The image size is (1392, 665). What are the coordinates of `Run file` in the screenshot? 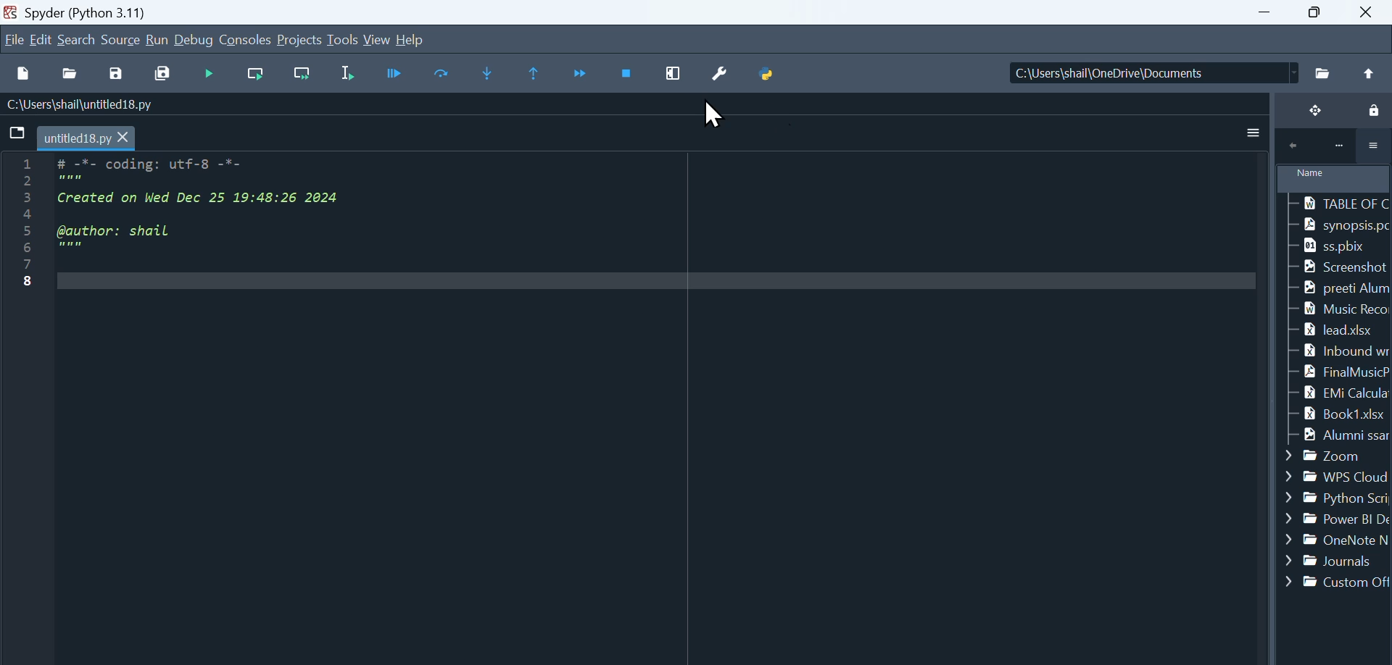 It's located at (211, 74).